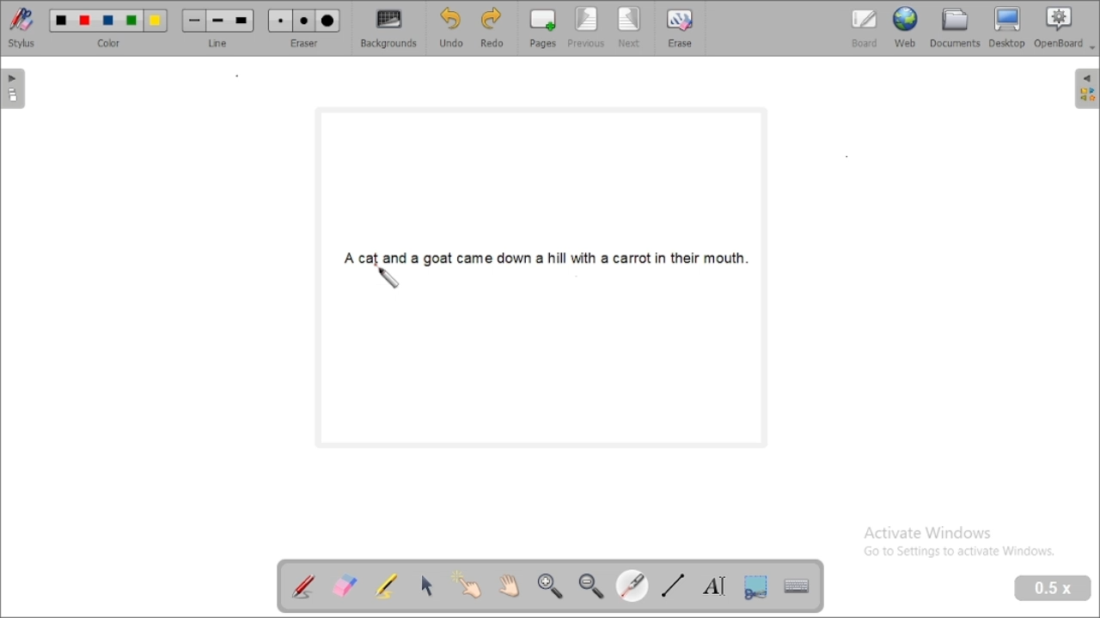 Image resolution: width=1100 pixels, height=618 pixels. I want to click on laser pointer, so click(387, 277).